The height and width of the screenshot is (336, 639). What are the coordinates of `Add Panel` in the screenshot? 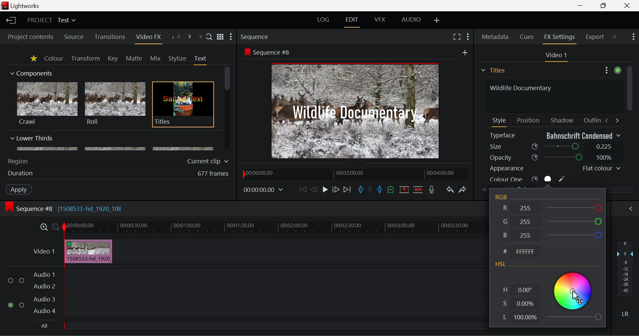 It's located at (200, 37).